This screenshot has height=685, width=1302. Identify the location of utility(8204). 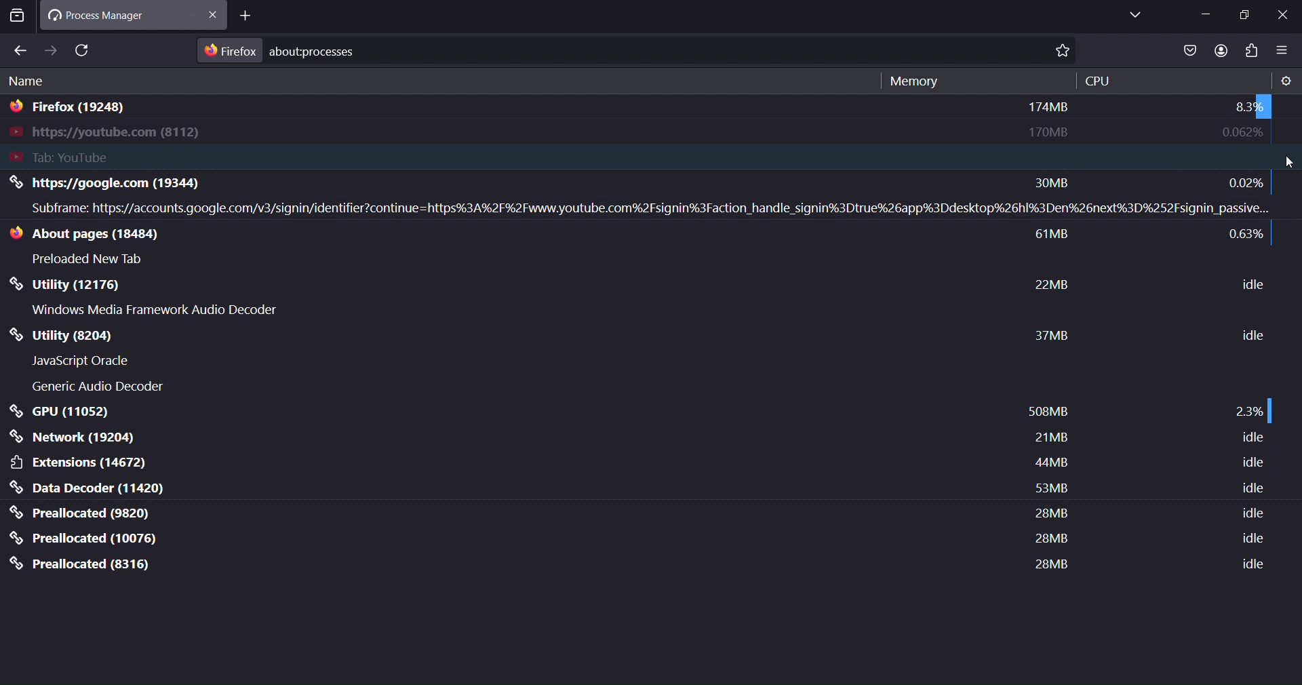
(90, 336).